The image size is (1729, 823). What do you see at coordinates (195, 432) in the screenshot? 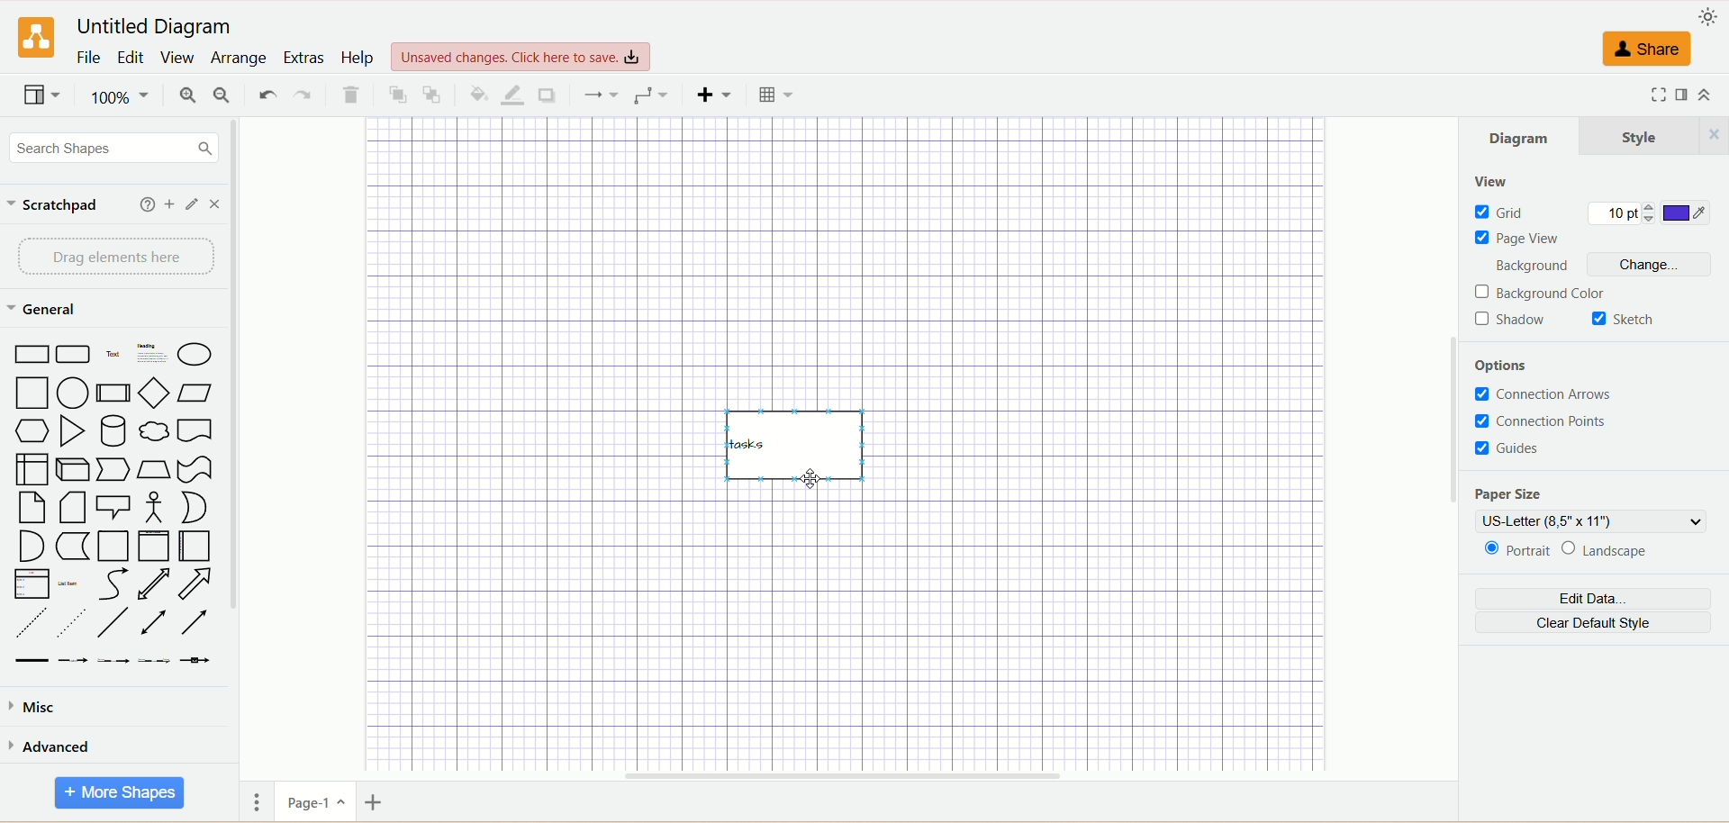
I see `Bookmark` at bounding box center [195, 432].